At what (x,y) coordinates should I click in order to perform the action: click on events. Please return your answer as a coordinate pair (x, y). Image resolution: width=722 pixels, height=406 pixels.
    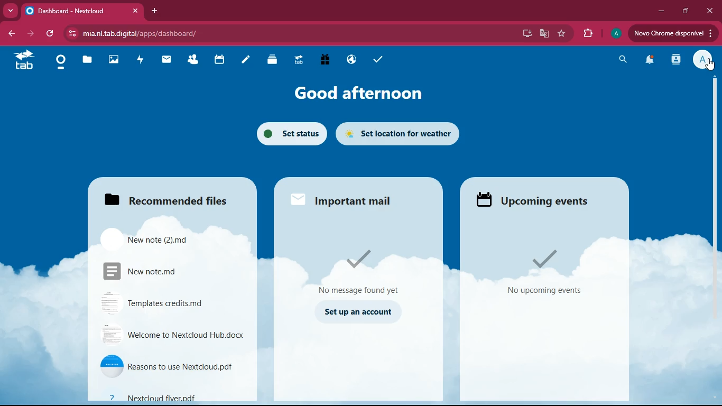
    Looking at the image, I should click on (546, 272).